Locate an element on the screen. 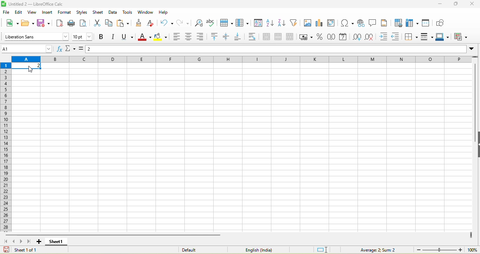  format as number is located at coordinates (332, 37).